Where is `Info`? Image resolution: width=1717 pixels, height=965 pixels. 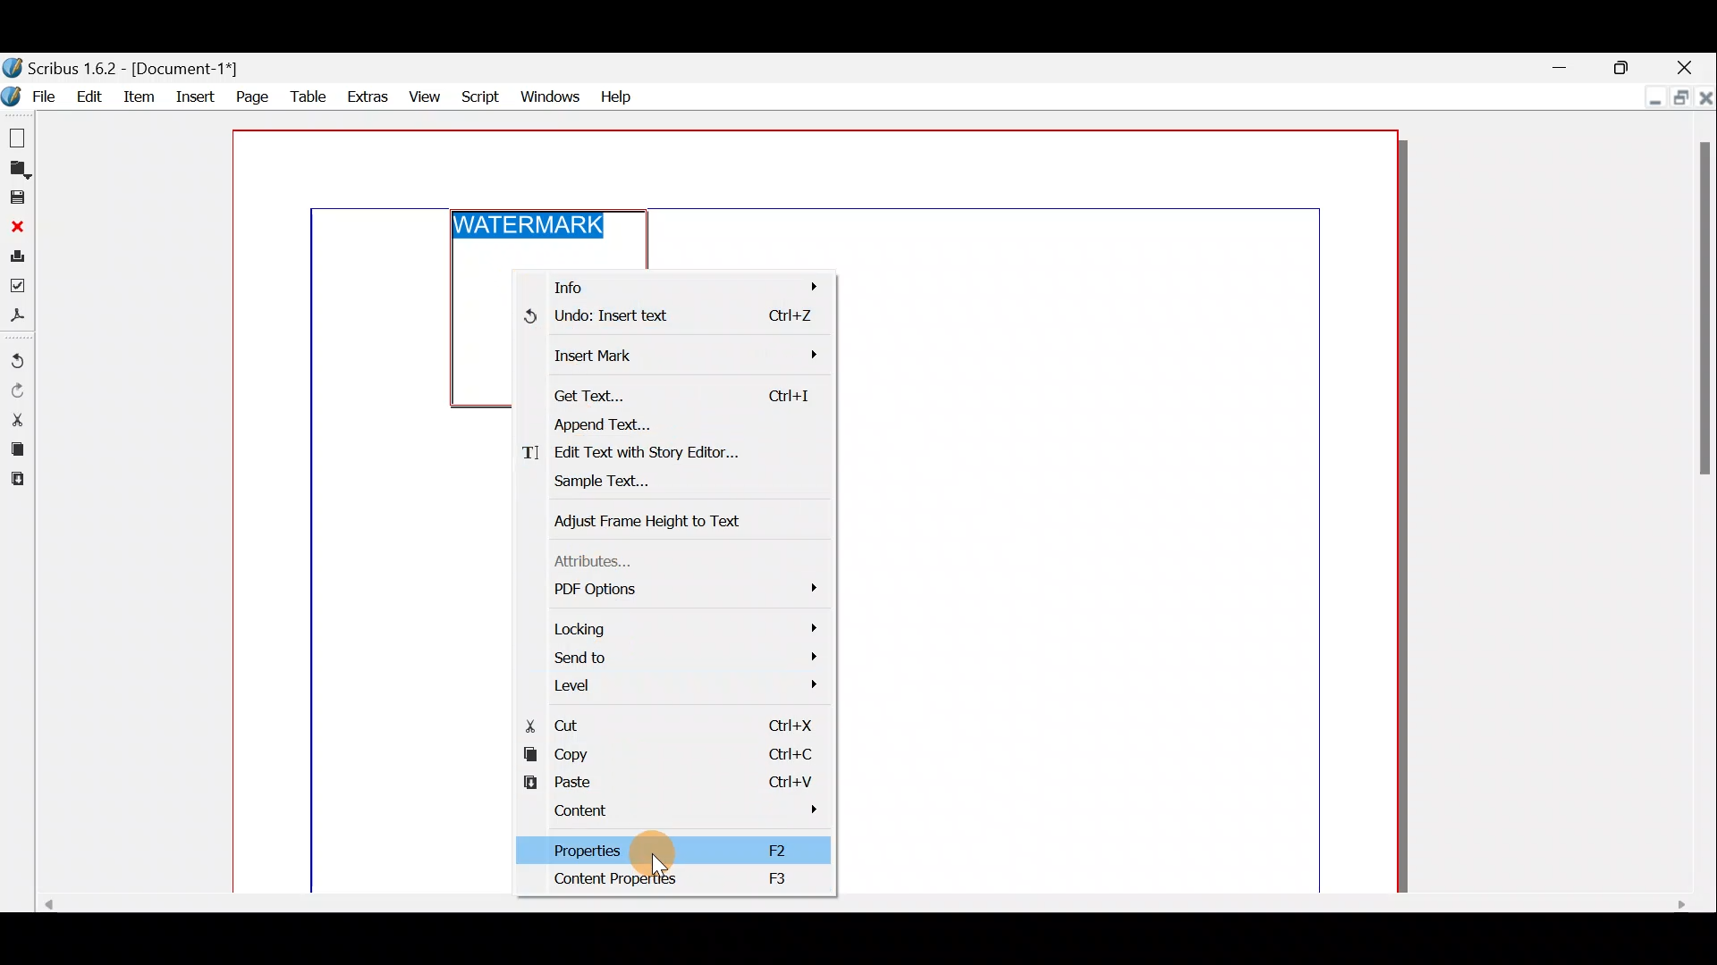 Info is located at coordinates (678, 284).